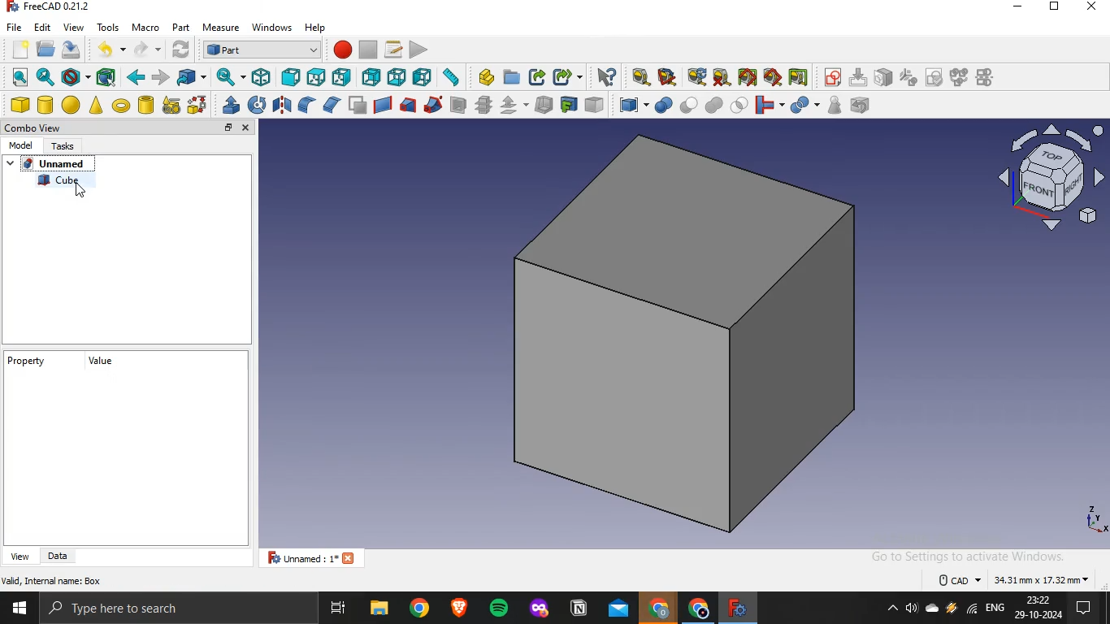  I want to click on cube, so click(20, 105).